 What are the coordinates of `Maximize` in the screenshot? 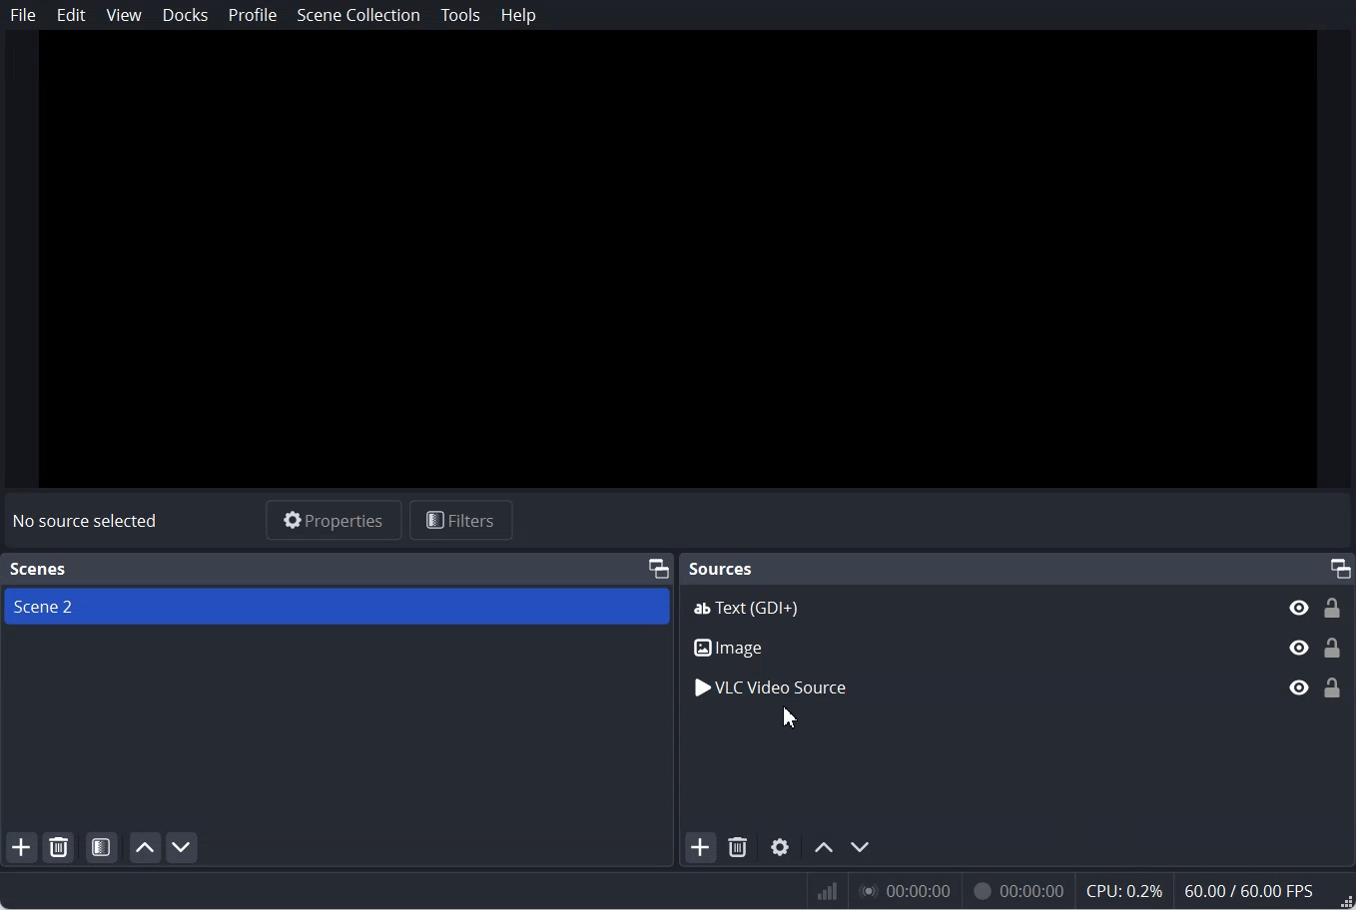 It's located at (657, 568).